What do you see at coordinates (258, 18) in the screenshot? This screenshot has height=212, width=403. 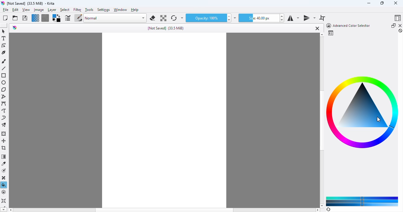 I see `size` at bounding box center [258, 18].